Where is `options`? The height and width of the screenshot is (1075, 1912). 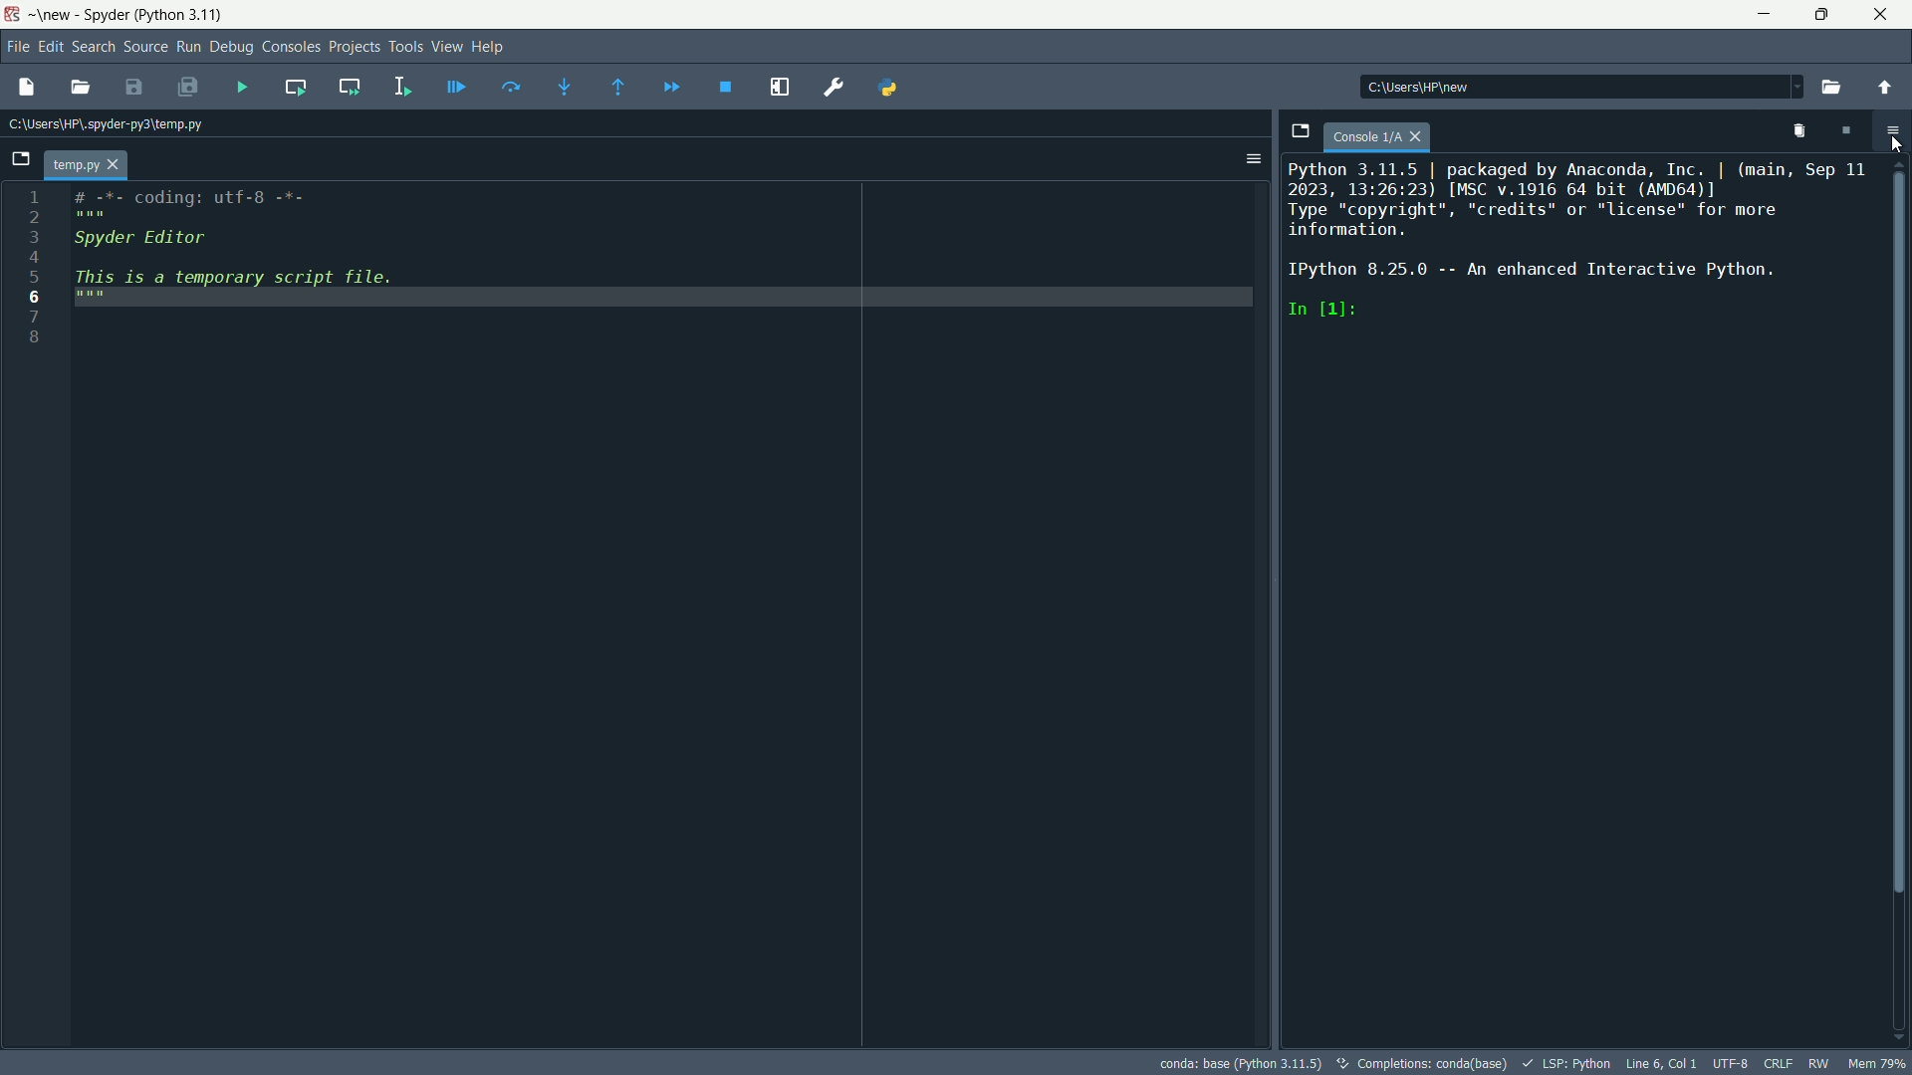 options is located at coordinates (1246, 159).